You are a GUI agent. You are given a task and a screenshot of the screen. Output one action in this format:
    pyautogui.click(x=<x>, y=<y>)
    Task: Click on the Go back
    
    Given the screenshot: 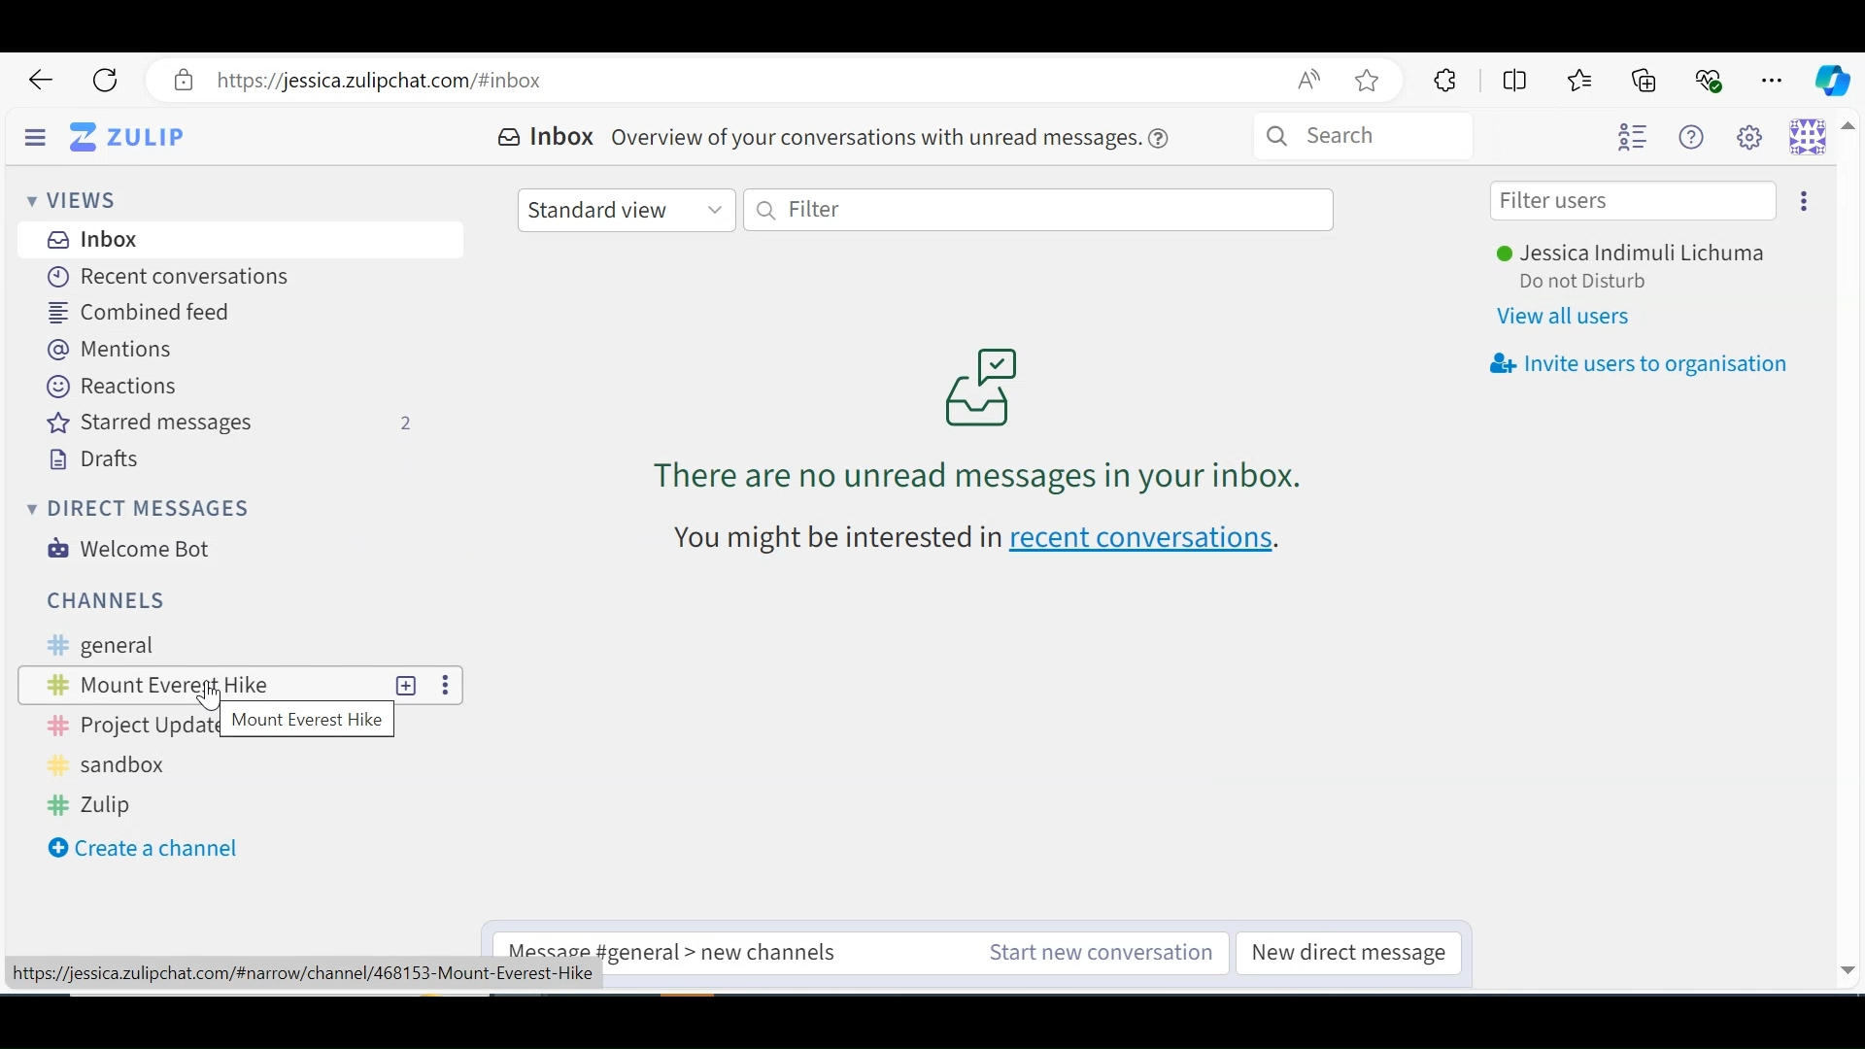 What is the action you would take?
    pyautogui.click(x=42, y=81)
    